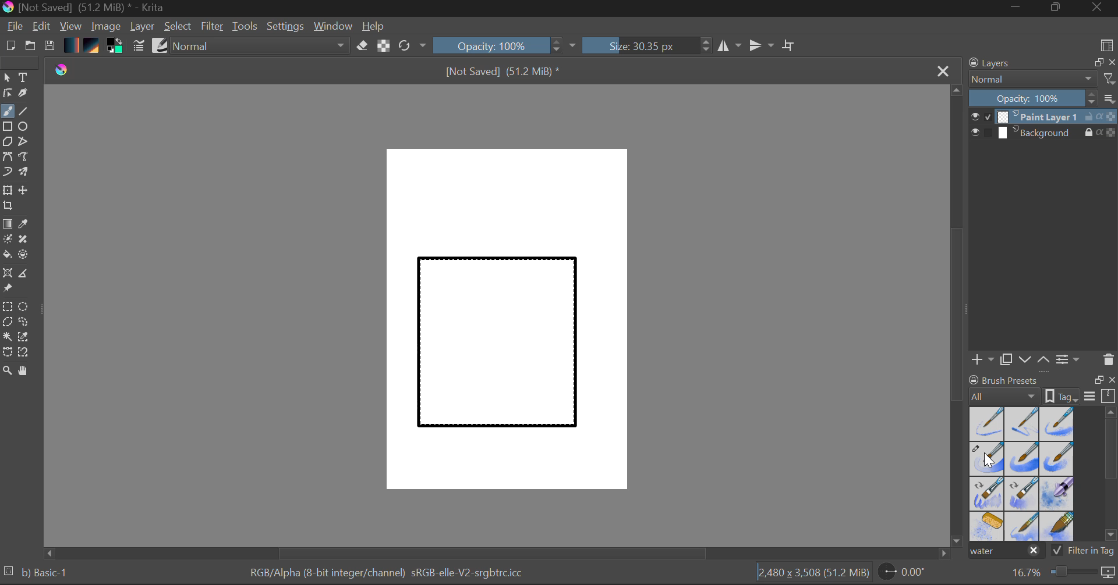  What do you see at coordinates (1020, 8) in the screenshot?
I see `Restore Down` at bounding box center [1020, 8].